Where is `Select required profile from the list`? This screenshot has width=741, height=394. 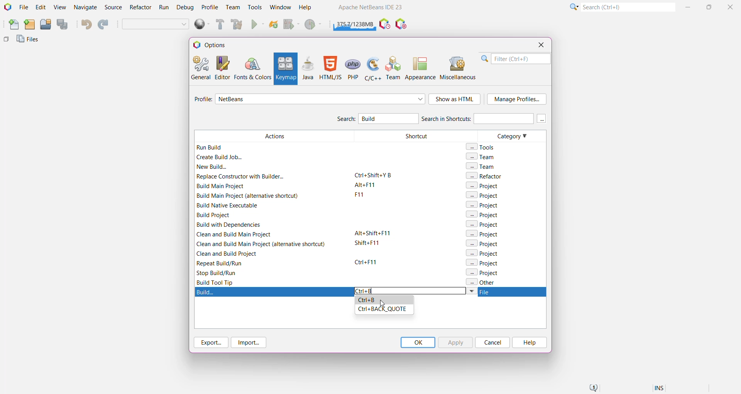 Select required profile from the list is located at coordinates (320, 99).